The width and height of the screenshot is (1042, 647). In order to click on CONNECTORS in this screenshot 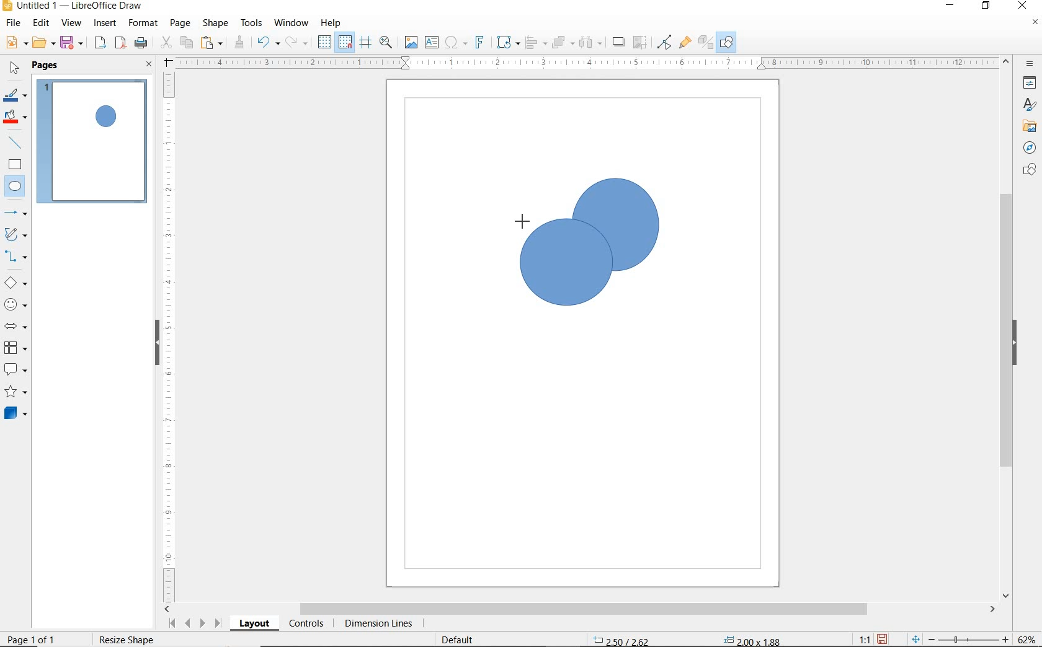, I will do `click(16, 257)`.